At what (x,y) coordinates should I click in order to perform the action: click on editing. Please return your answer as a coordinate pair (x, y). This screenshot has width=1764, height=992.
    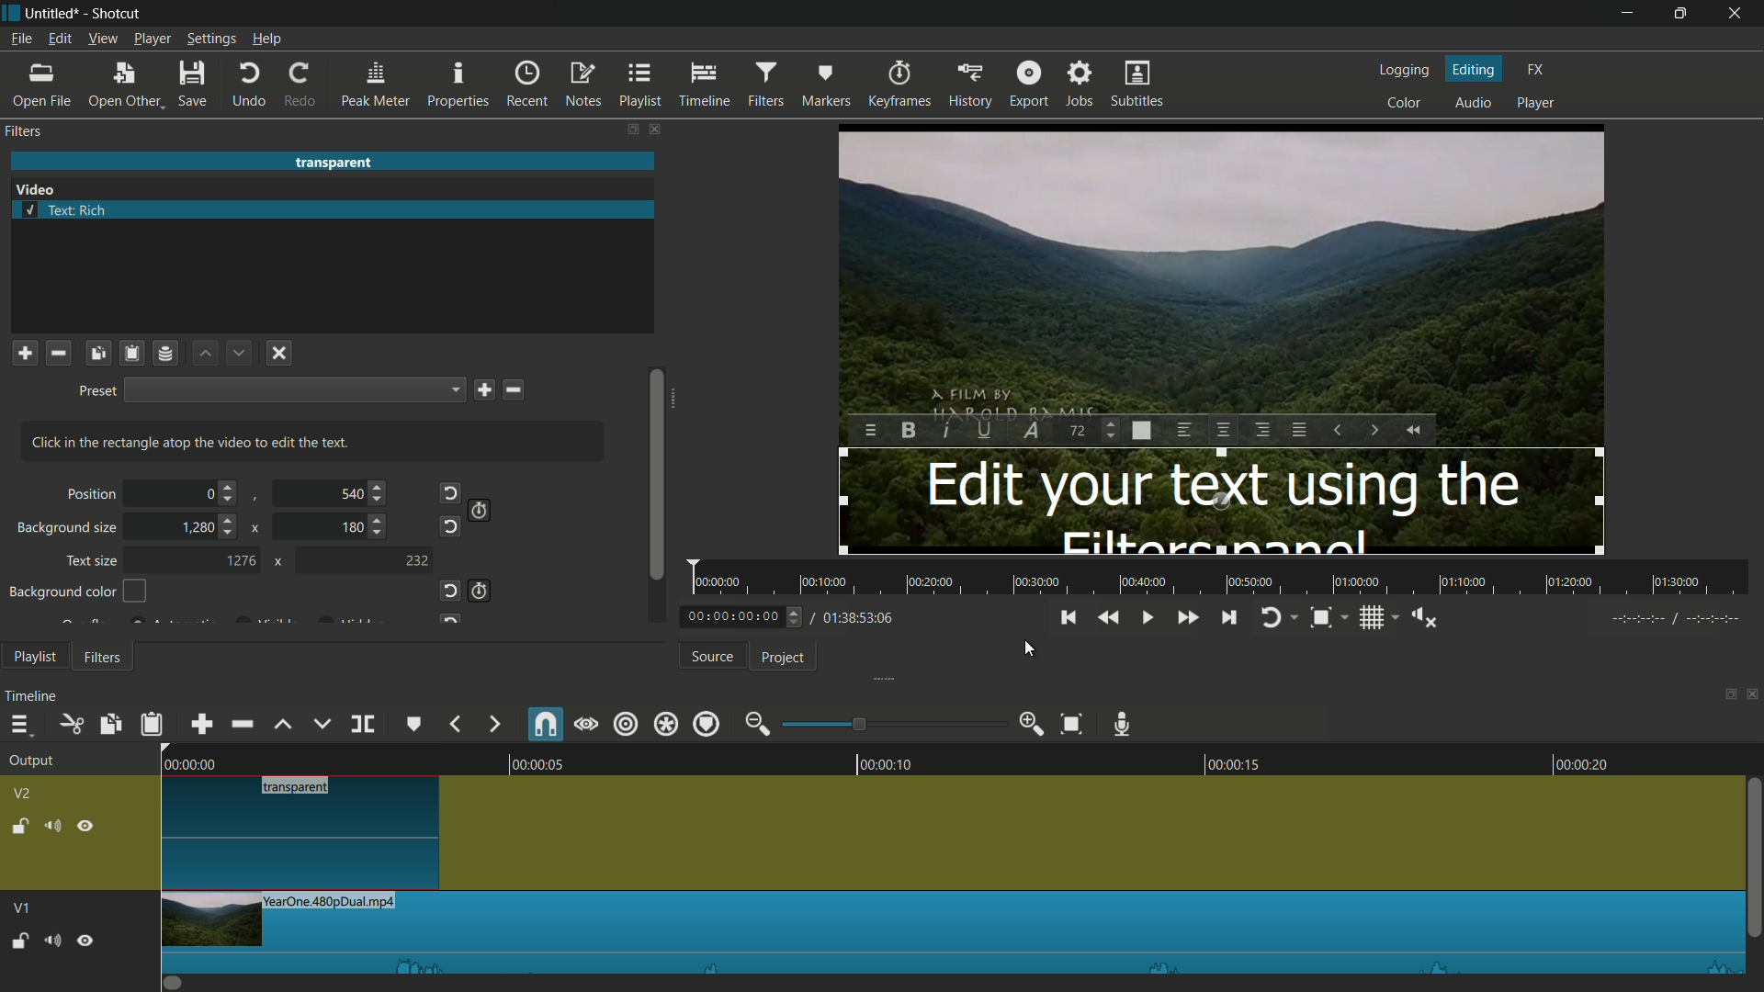
    Looking at the image, I should click on (1475, 69).